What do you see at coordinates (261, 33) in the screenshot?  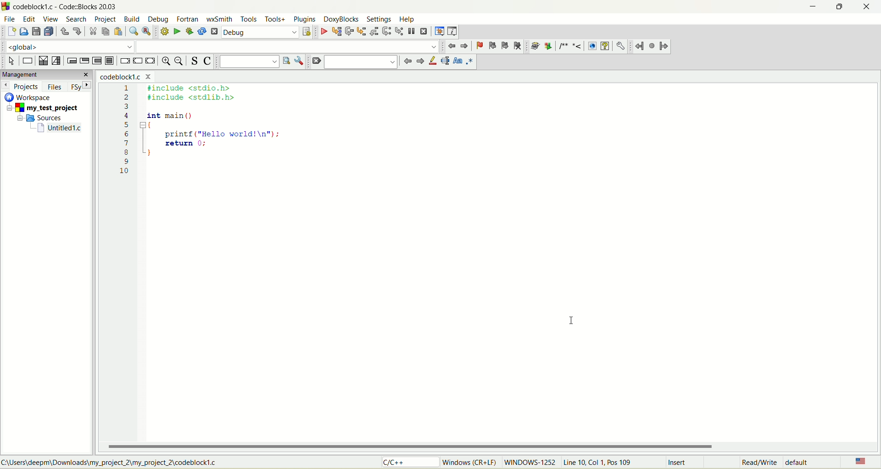 I see `debug` at bounding box center [261, 33].